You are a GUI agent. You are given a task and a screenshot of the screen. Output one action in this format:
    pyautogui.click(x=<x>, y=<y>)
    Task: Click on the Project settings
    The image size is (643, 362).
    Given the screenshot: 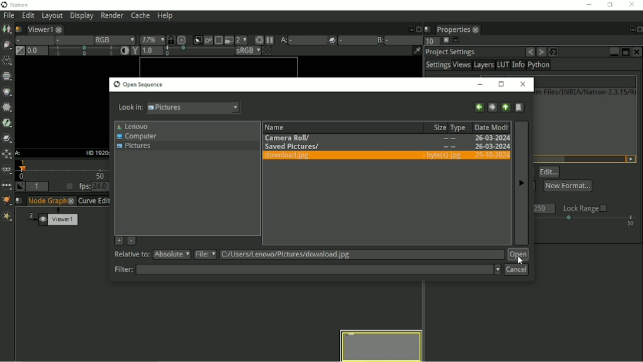 What is the action you would take?
    pyautogui.click(x=451, y=51)
    